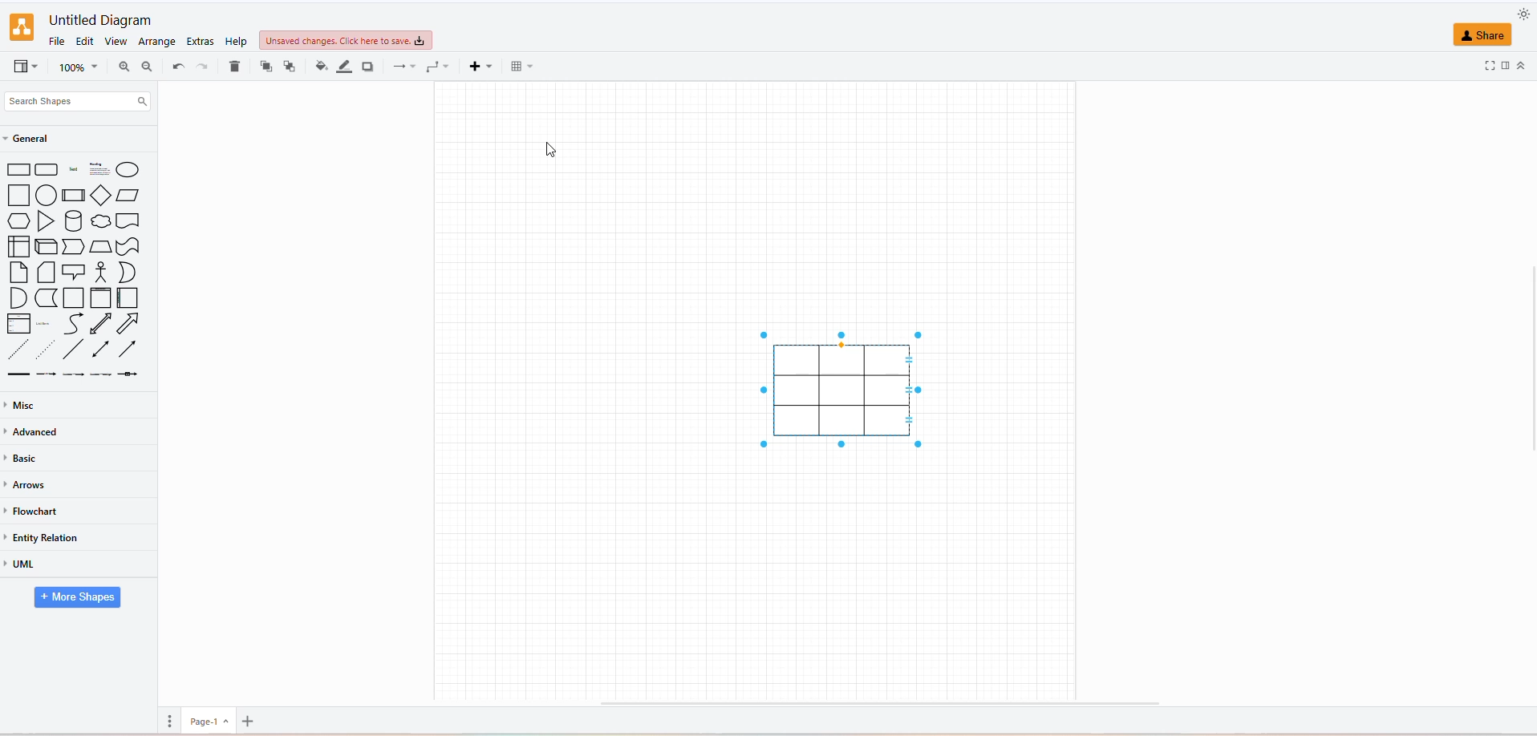  I want to click on appearance, so click(1523, 13).